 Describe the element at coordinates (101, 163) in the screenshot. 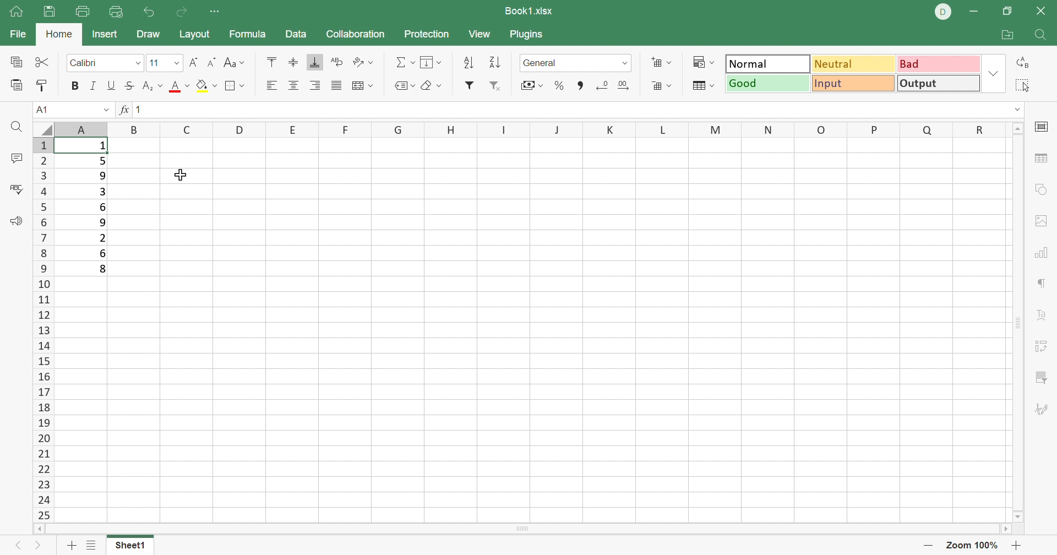

I see `5` at that location.